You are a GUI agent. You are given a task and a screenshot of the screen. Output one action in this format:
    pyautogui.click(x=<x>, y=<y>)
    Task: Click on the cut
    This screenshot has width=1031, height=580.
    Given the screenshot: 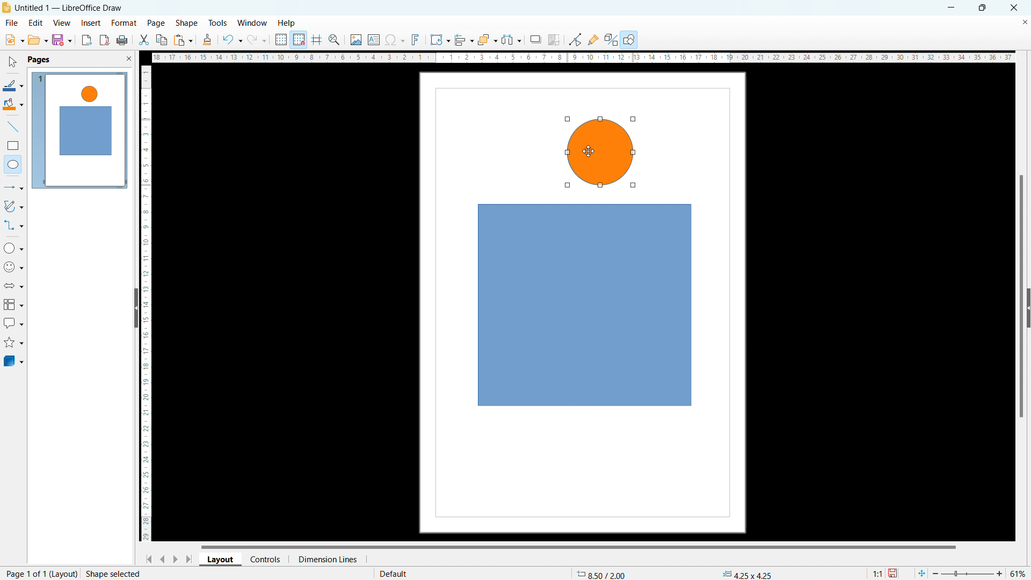 What is the action you would take?
    pyautogui.click(x=144, y=40)
    